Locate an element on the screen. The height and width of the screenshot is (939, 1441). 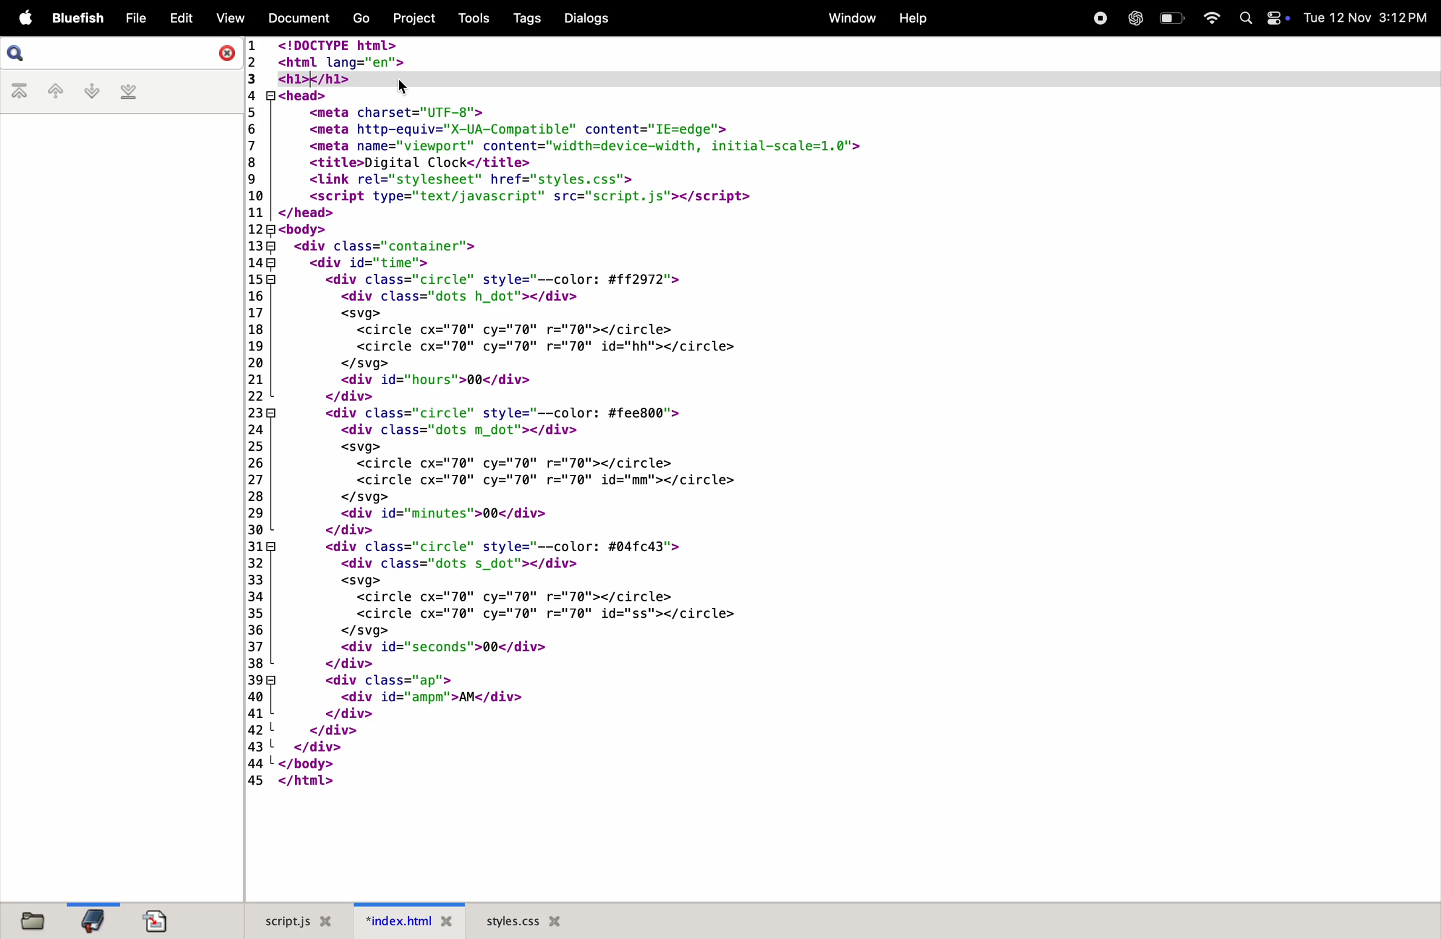
window is located at coordinates (848, 18).